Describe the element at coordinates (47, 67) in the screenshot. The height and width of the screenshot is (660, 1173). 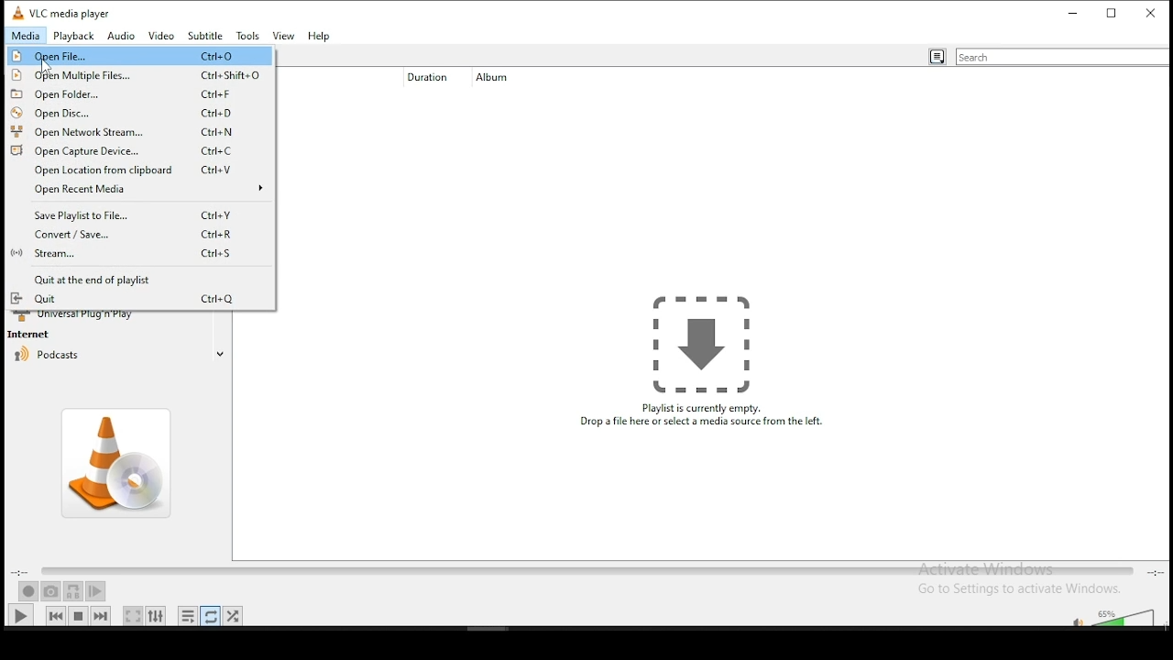
I see `cursor` at that location.